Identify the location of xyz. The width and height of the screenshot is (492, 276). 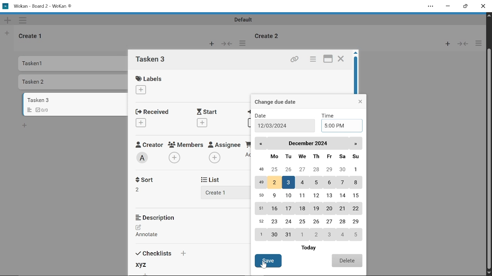
(141, 265).